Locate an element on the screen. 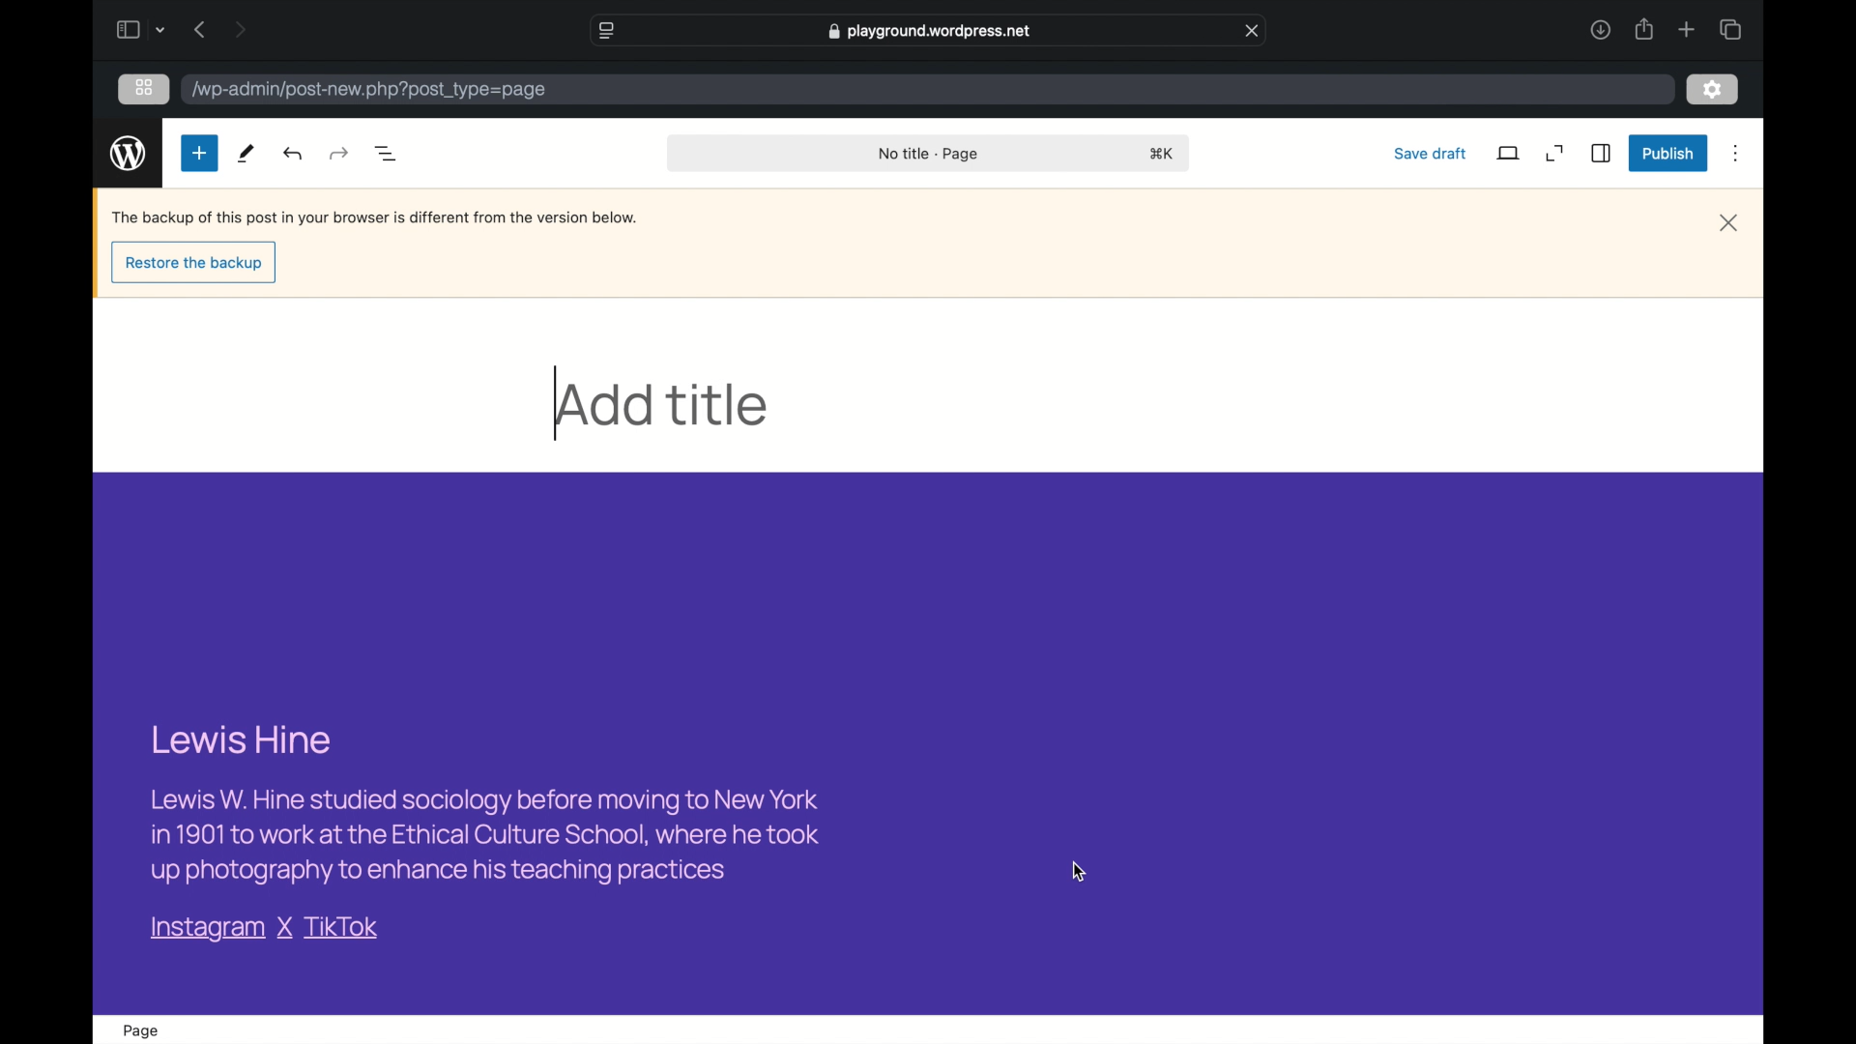 The image size is (1856, 1044). undo is located at coordinates (338, 154).